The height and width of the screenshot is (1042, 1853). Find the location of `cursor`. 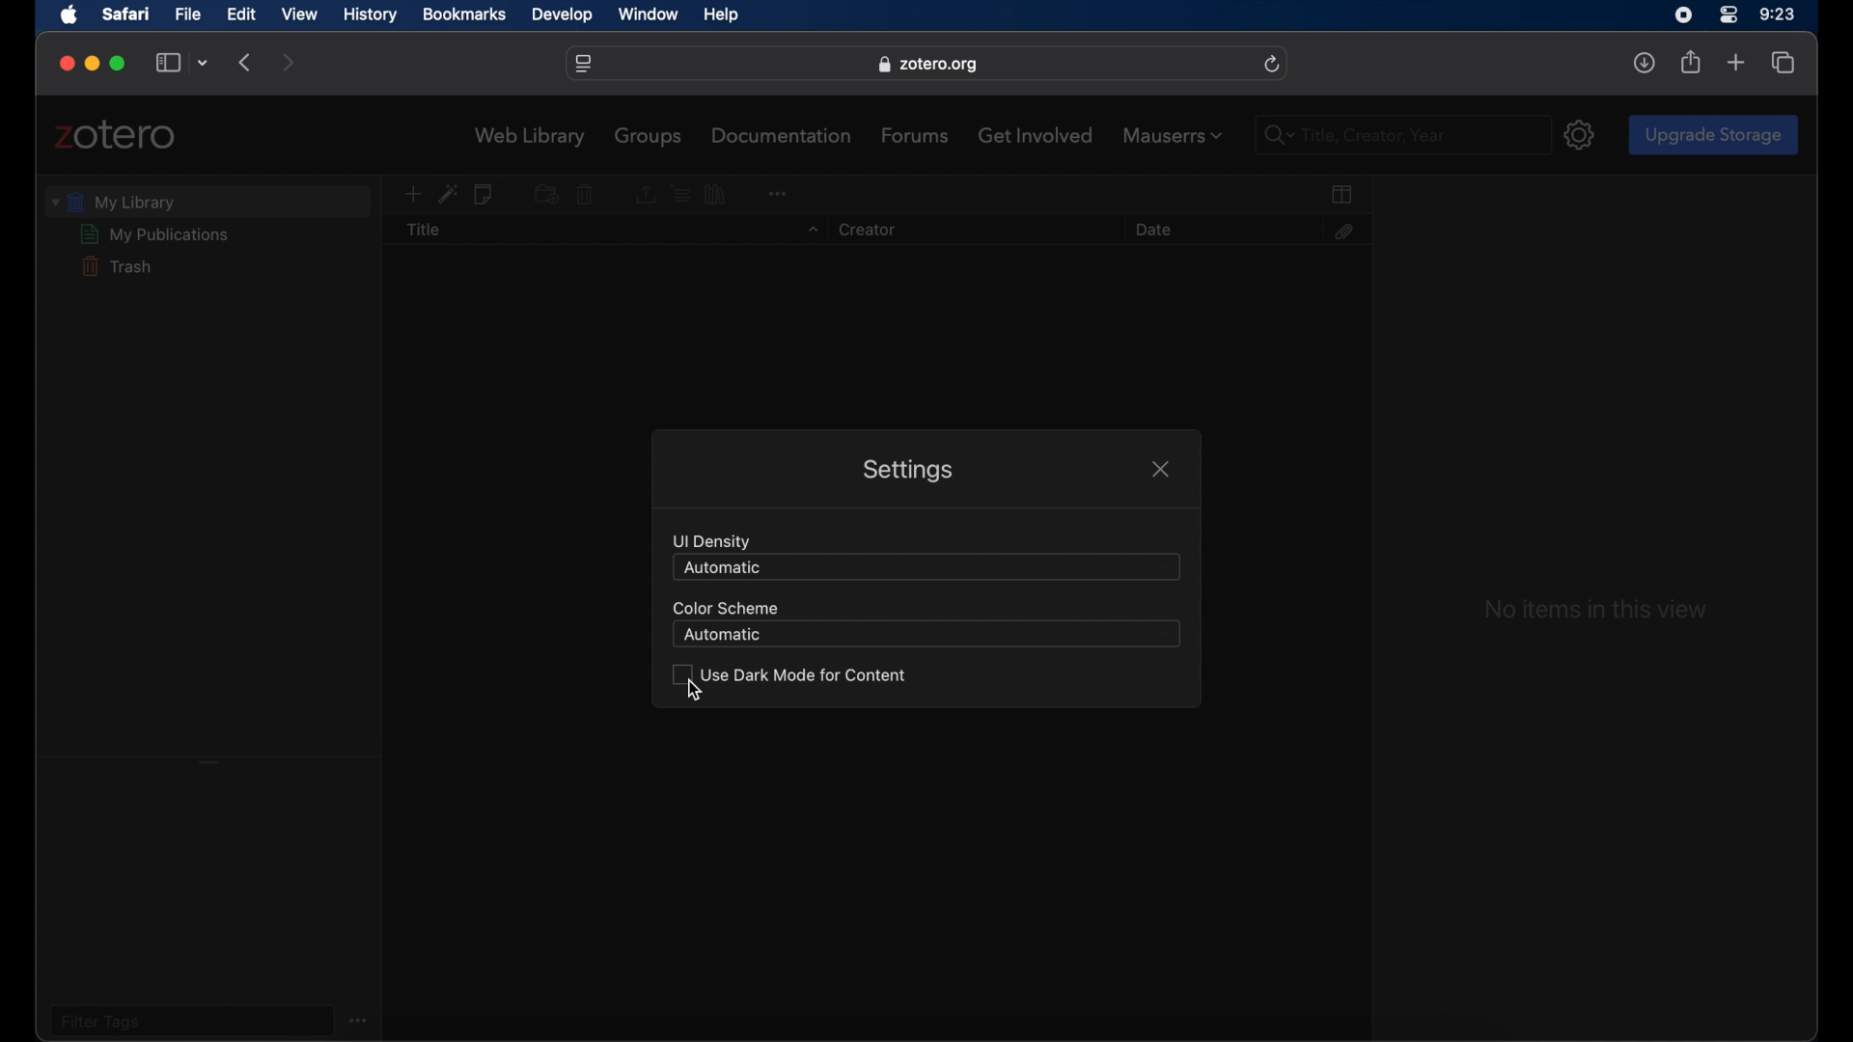

cursor is located at coordinates (696, 691).